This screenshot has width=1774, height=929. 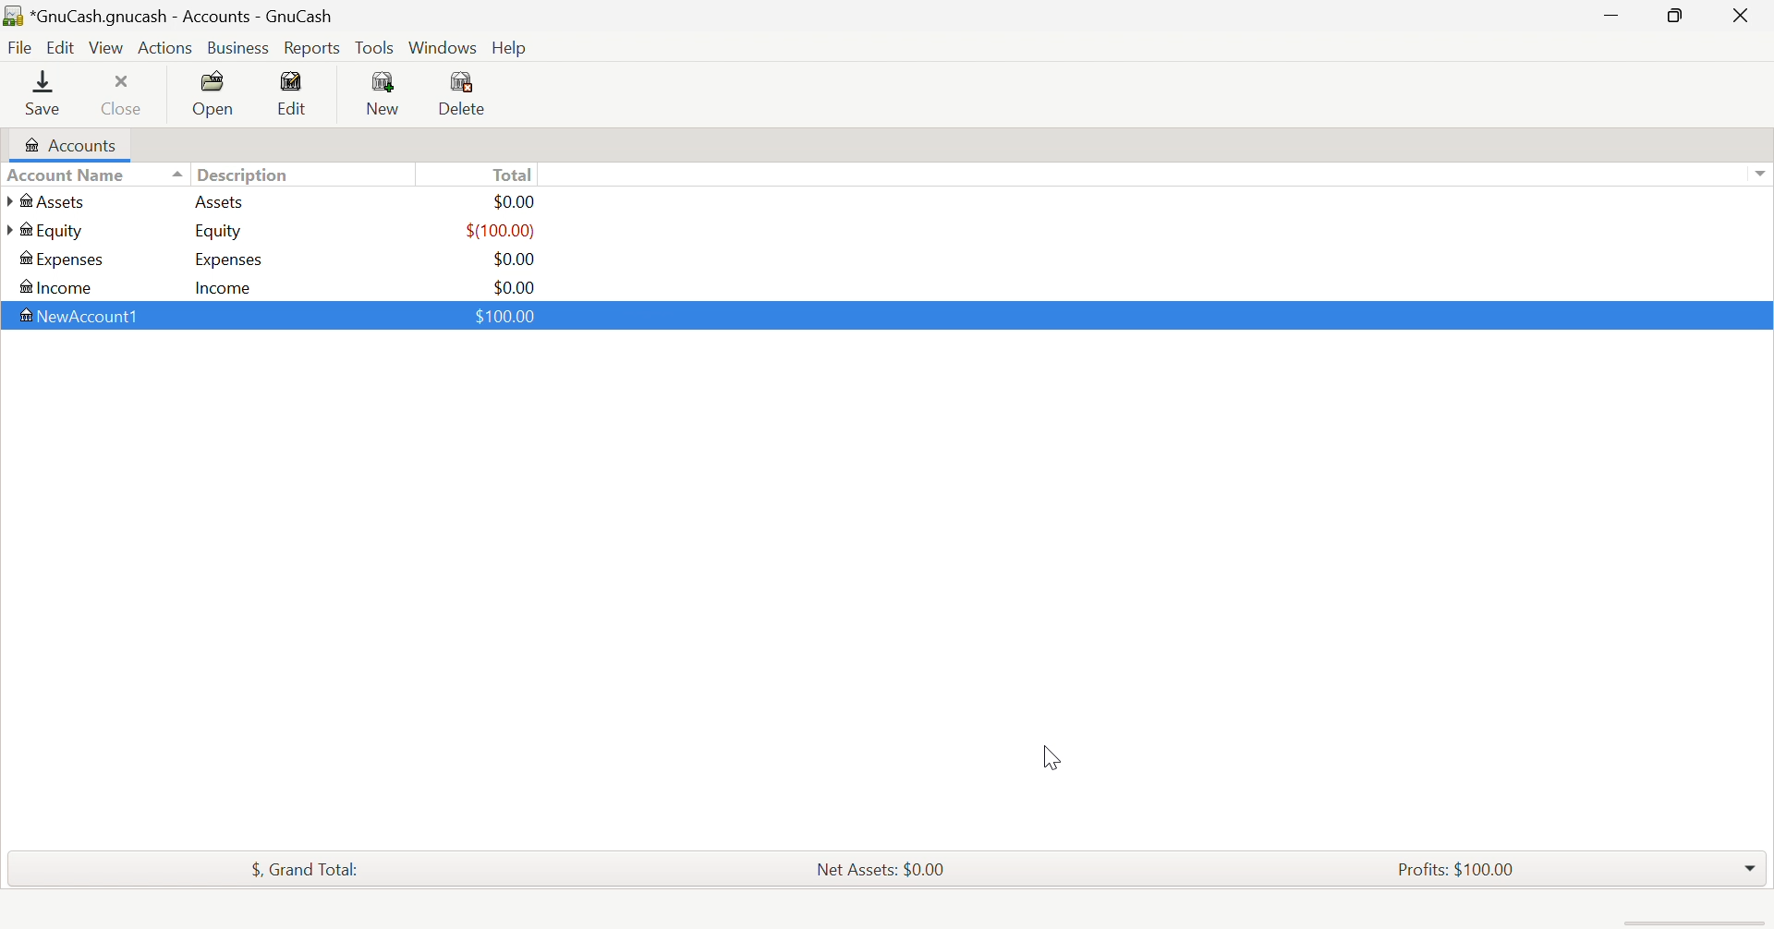 I want to click on Net Assets: $0.00, so click(x=881, y=869).